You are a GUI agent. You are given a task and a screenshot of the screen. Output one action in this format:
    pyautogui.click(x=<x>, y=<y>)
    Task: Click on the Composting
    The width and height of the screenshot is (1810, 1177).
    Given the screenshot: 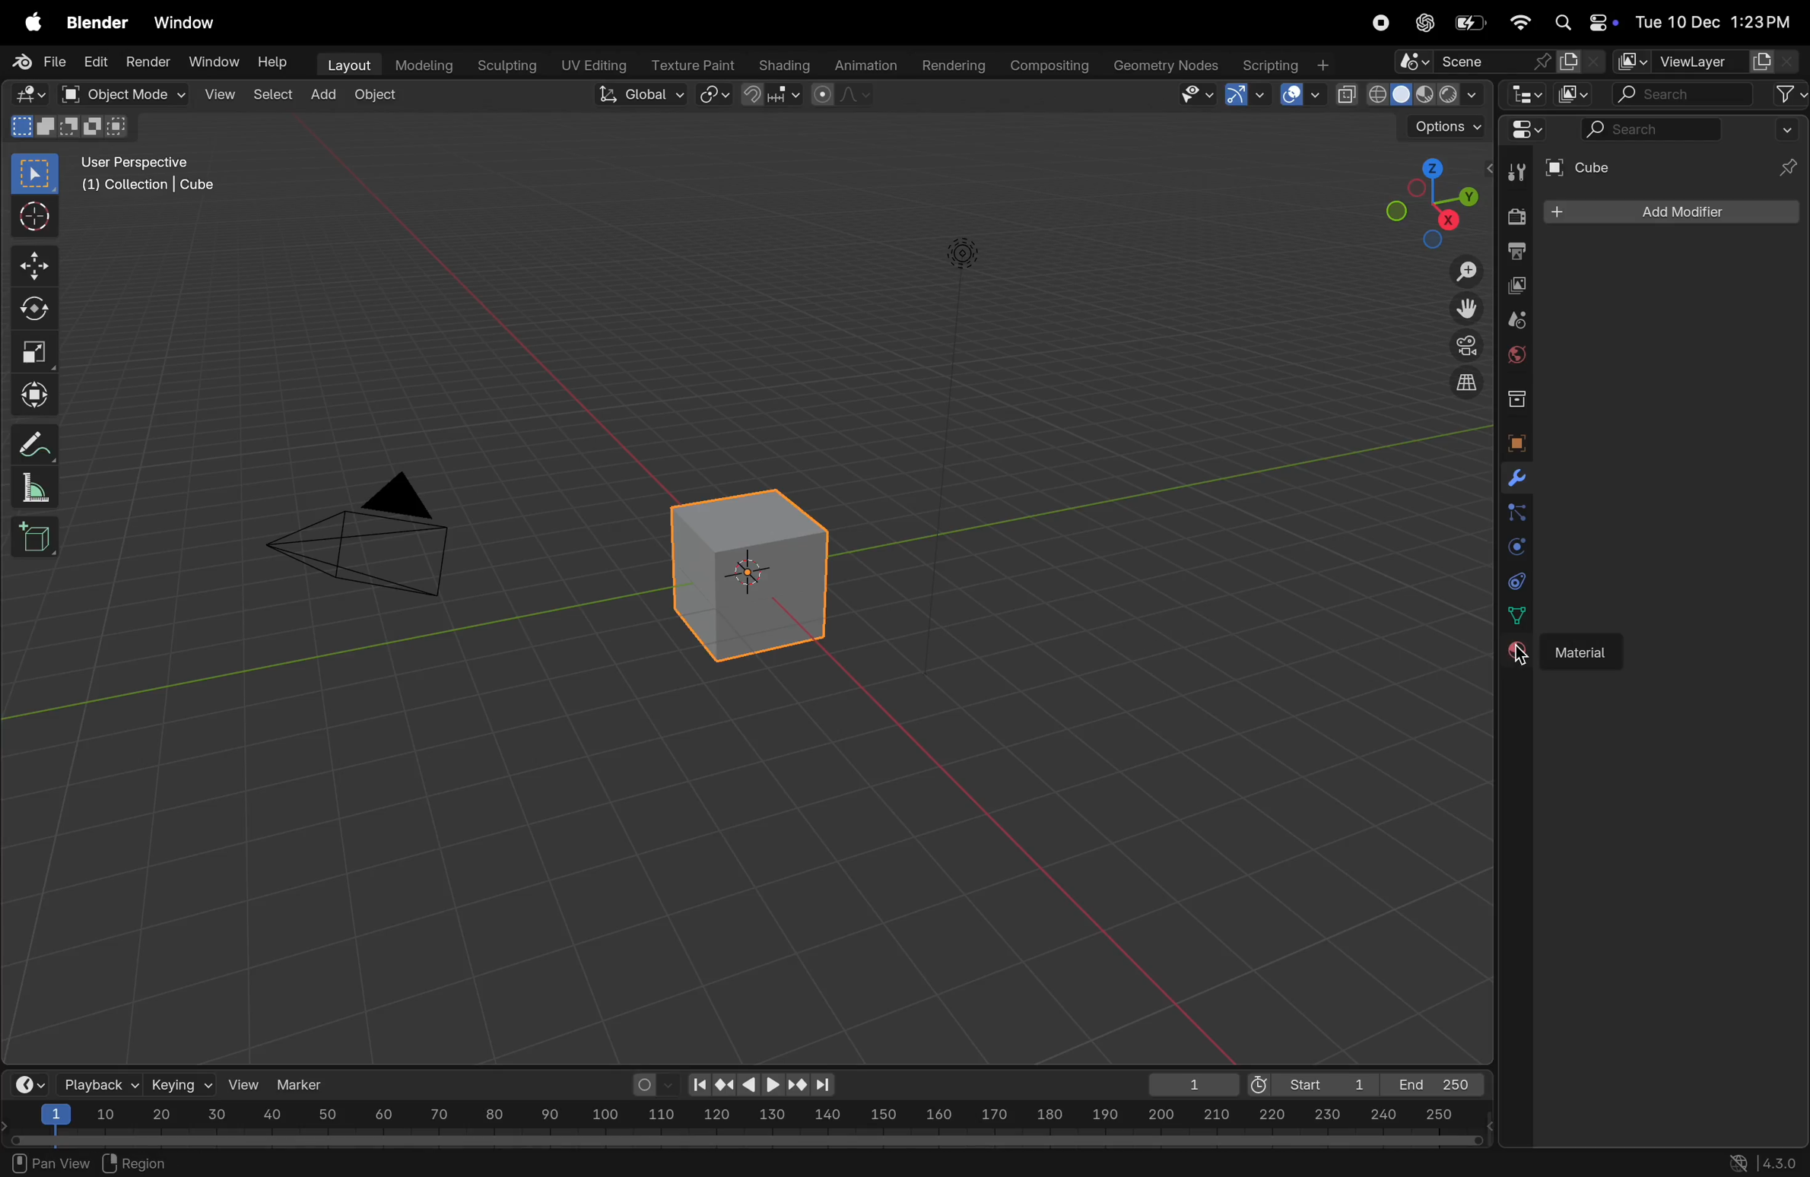 What is the action you would take?
    pyautogui.click(x=1050, y=65)
    